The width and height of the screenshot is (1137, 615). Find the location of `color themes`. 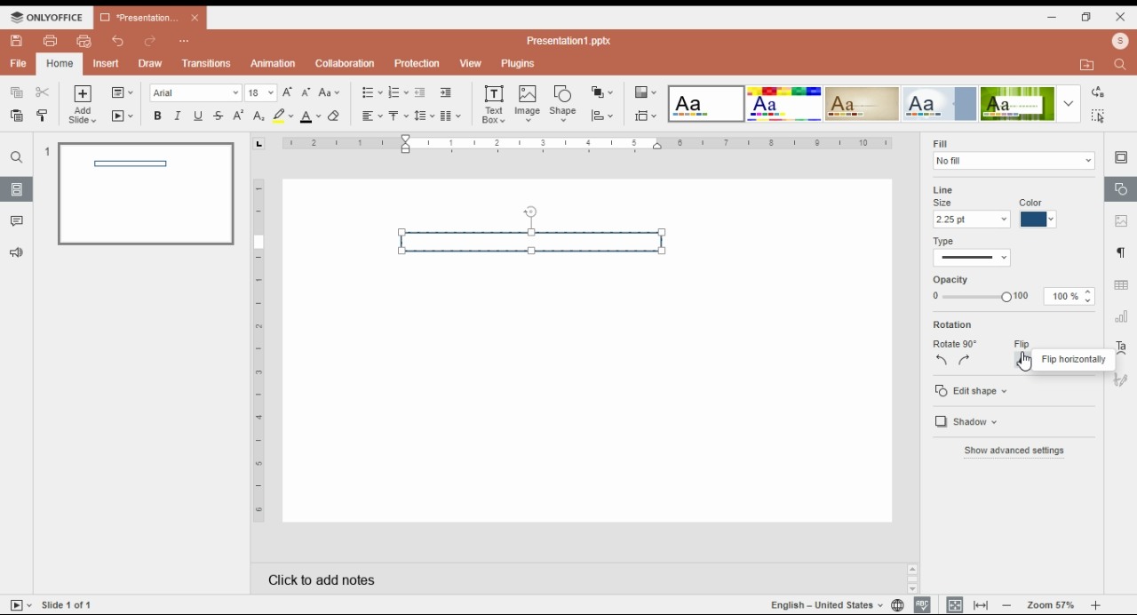

color themes is located at coordinates (645, 92).